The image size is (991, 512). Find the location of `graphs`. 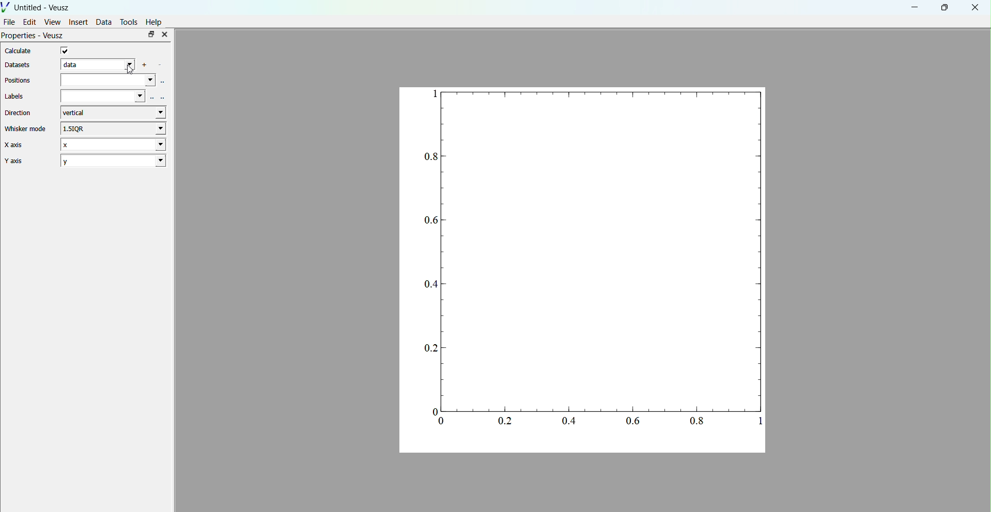

graphs is located at coordinates (584, 269).